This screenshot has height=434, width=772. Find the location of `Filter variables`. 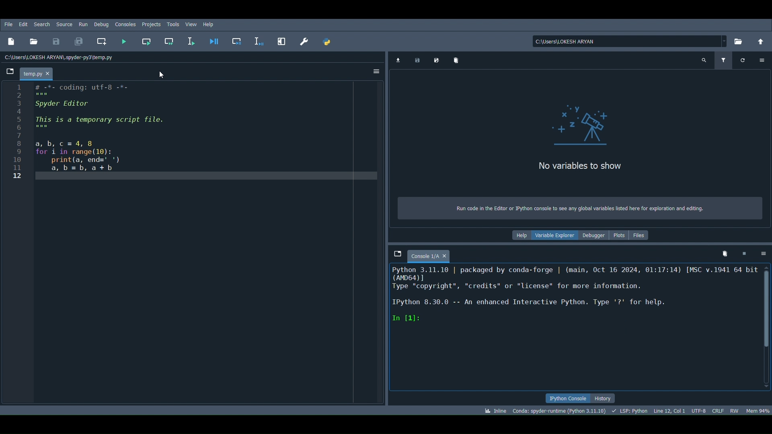

Filter variables is located at coordinates (724, 60).